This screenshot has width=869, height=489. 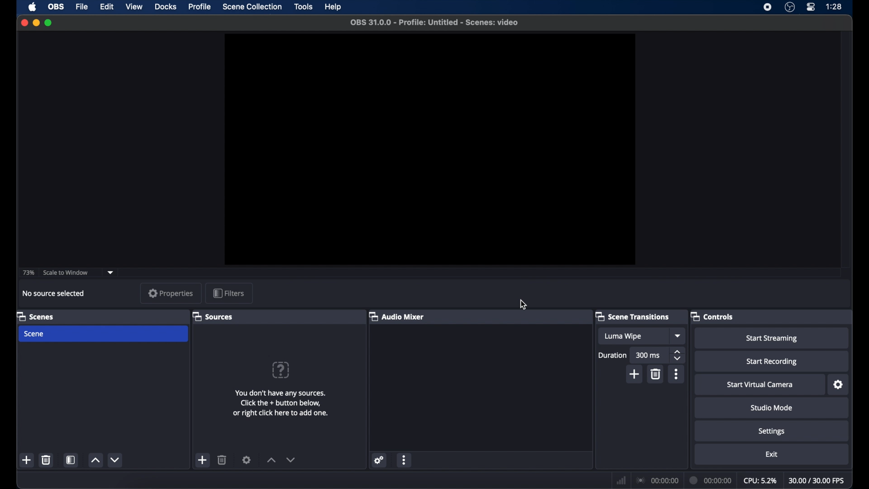 I want to click on filters, so click(x=229, y=293).